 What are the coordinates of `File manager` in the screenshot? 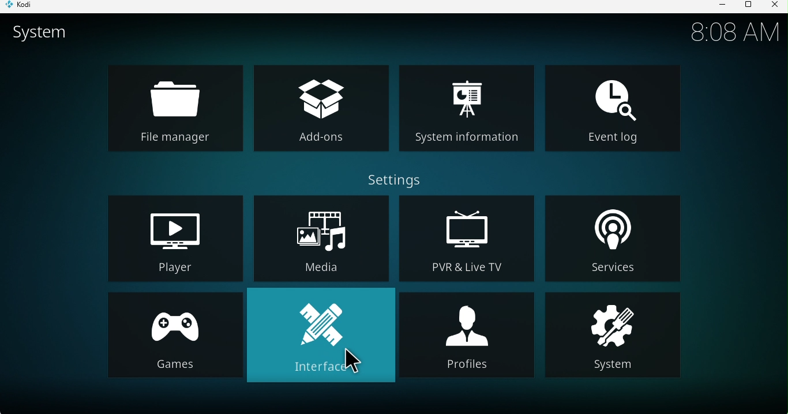 It's located at (177, 108).